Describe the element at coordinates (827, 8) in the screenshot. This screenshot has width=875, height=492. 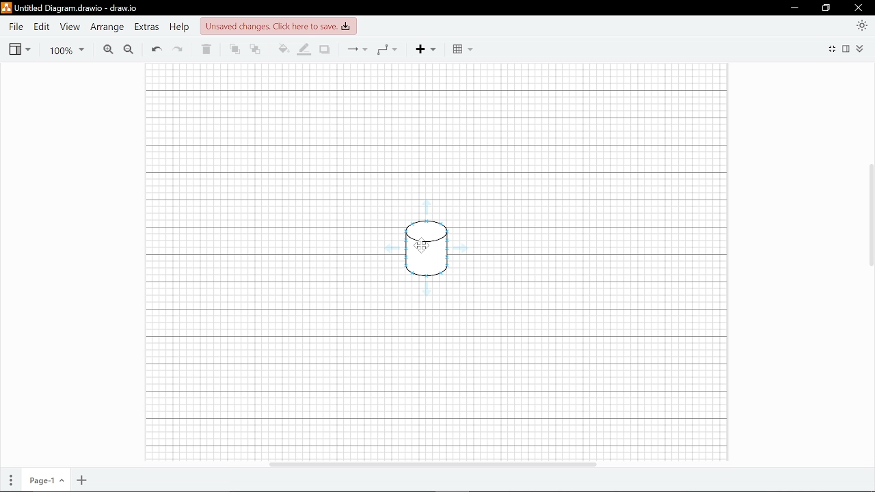
I see `Restore down` at that location.